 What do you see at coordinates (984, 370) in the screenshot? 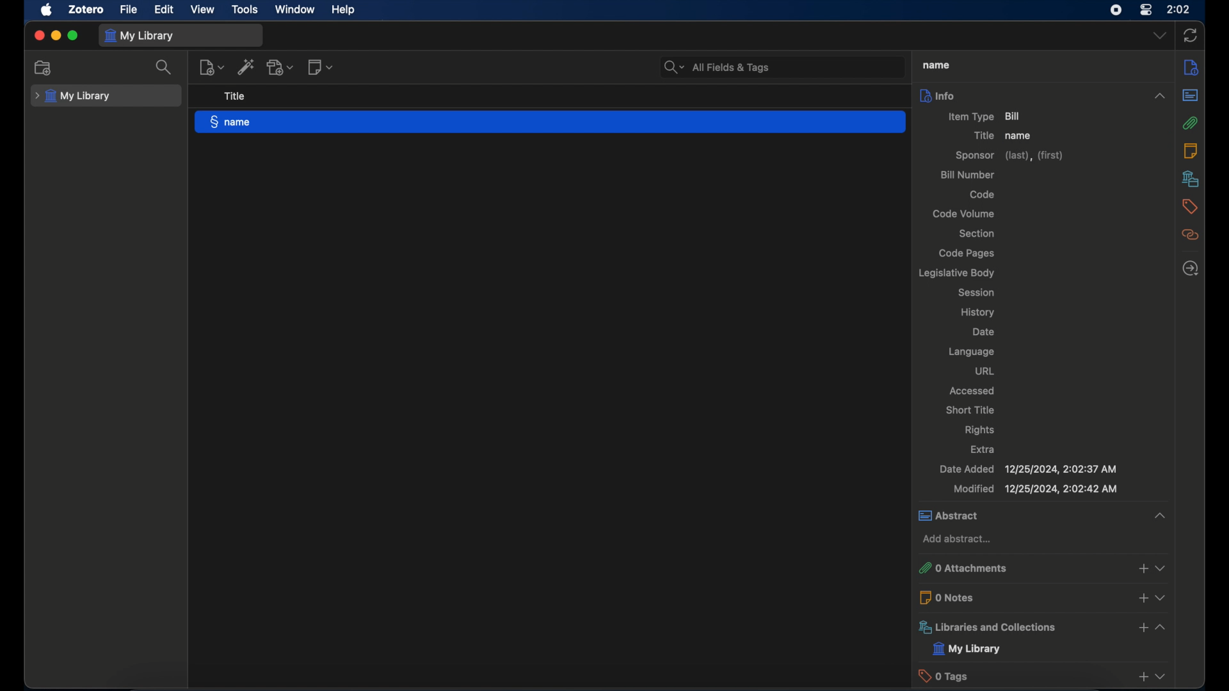
I see `url` at bounding box center [984, 370].